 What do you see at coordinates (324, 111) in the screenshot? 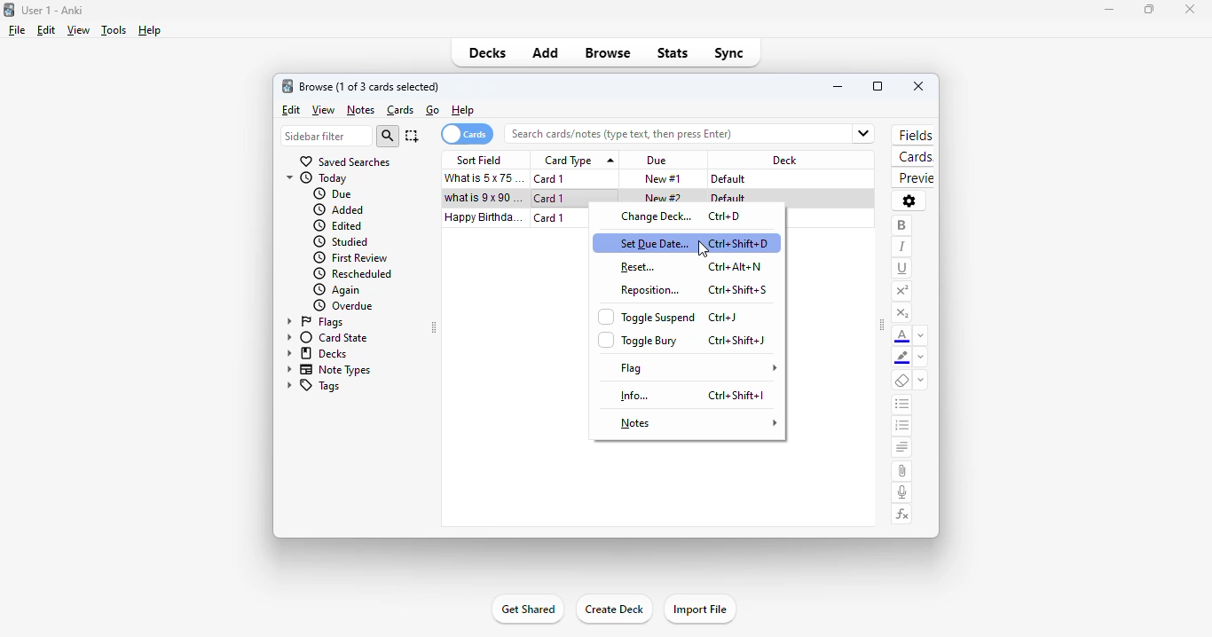
I see `view` at bounding box center [324, 111].